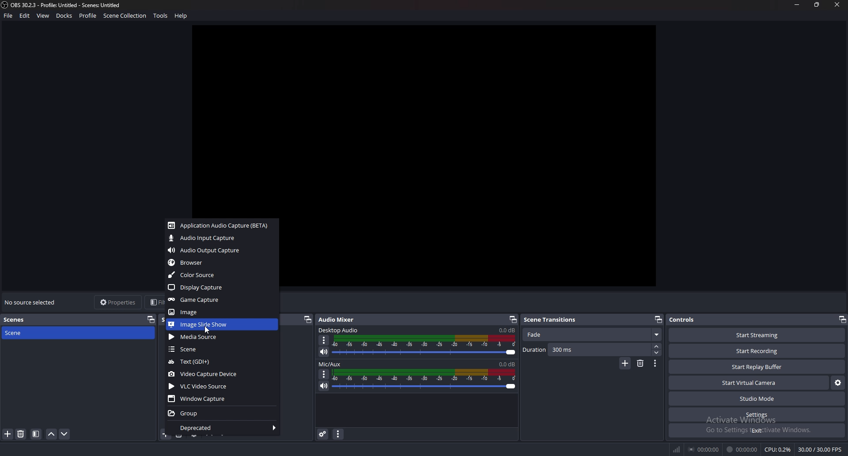 Image resolution: width=848 pixels, height=456 pixels. I want to click on transition properties, so click(655, 364).